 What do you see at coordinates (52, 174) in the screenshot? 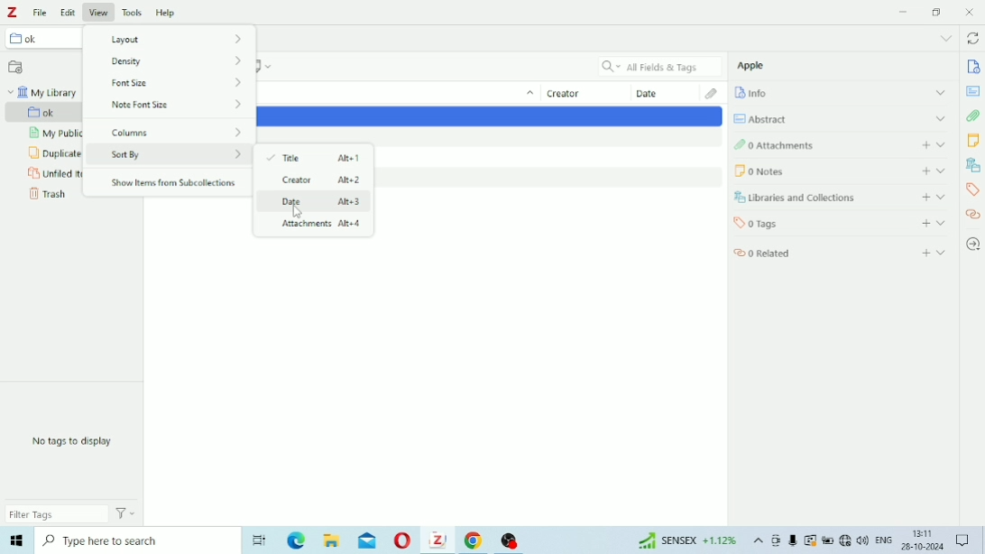
I see `Unfiled items.` at bounding box center [52, 174].